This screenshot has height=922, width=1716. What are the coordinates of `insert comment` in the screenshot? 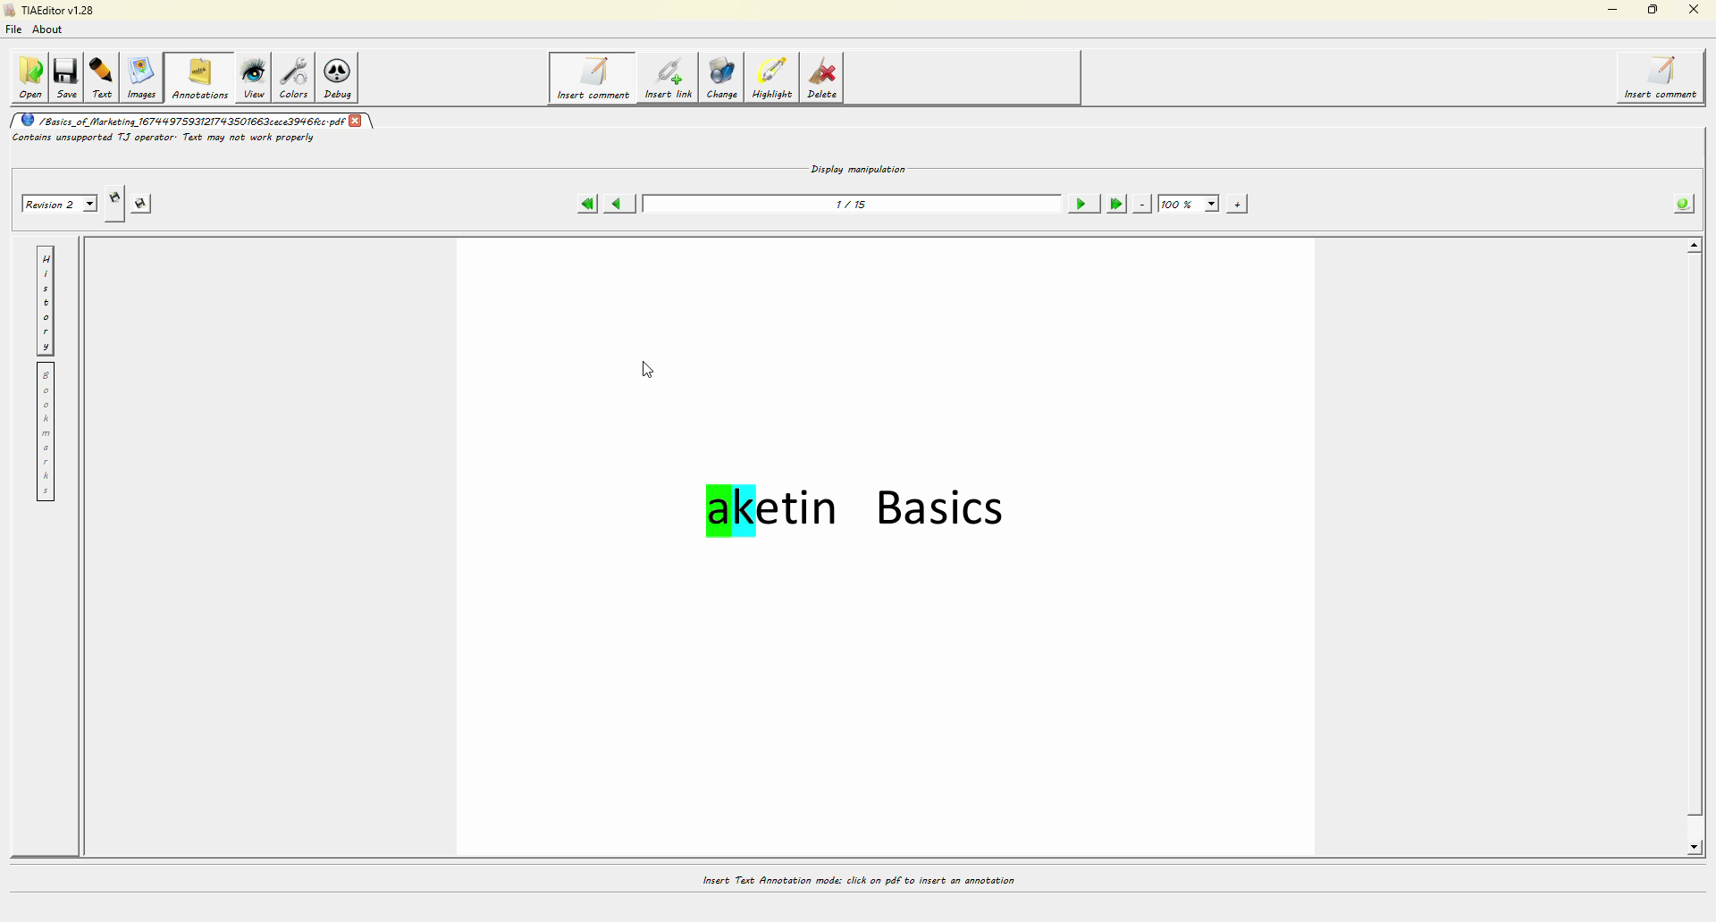 It's located at (591, 78).